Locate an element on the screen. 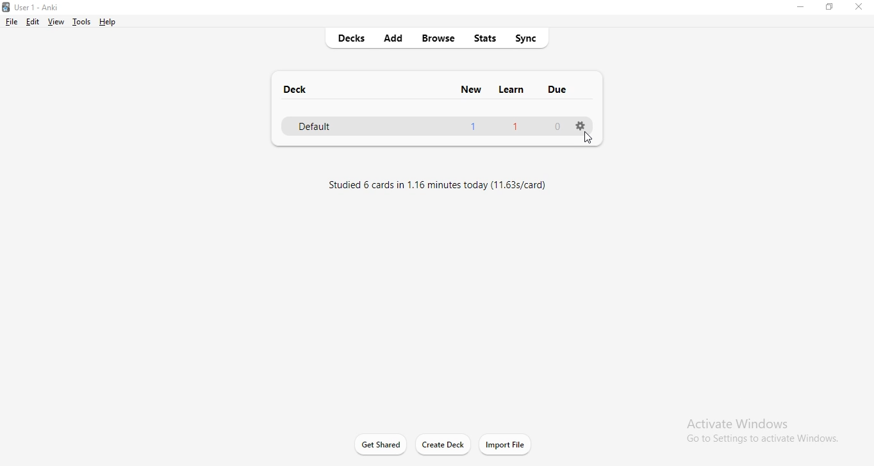 The width and height of the screenshot is (874, 466). due is located at coordinates (557, 89).